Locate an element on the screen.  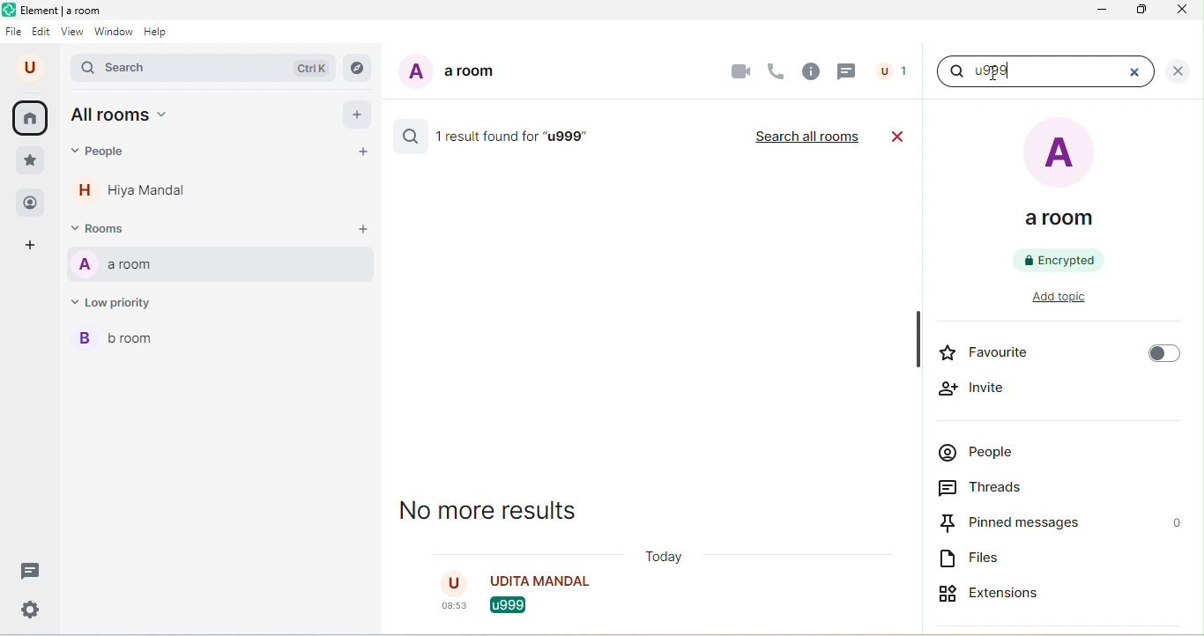
a room is located at coordinates (220, 266).